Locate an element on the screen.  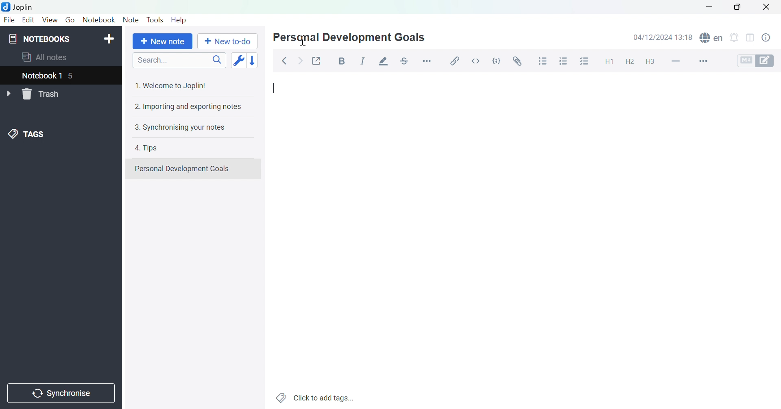
Tools is located at coordinates (156, 19).